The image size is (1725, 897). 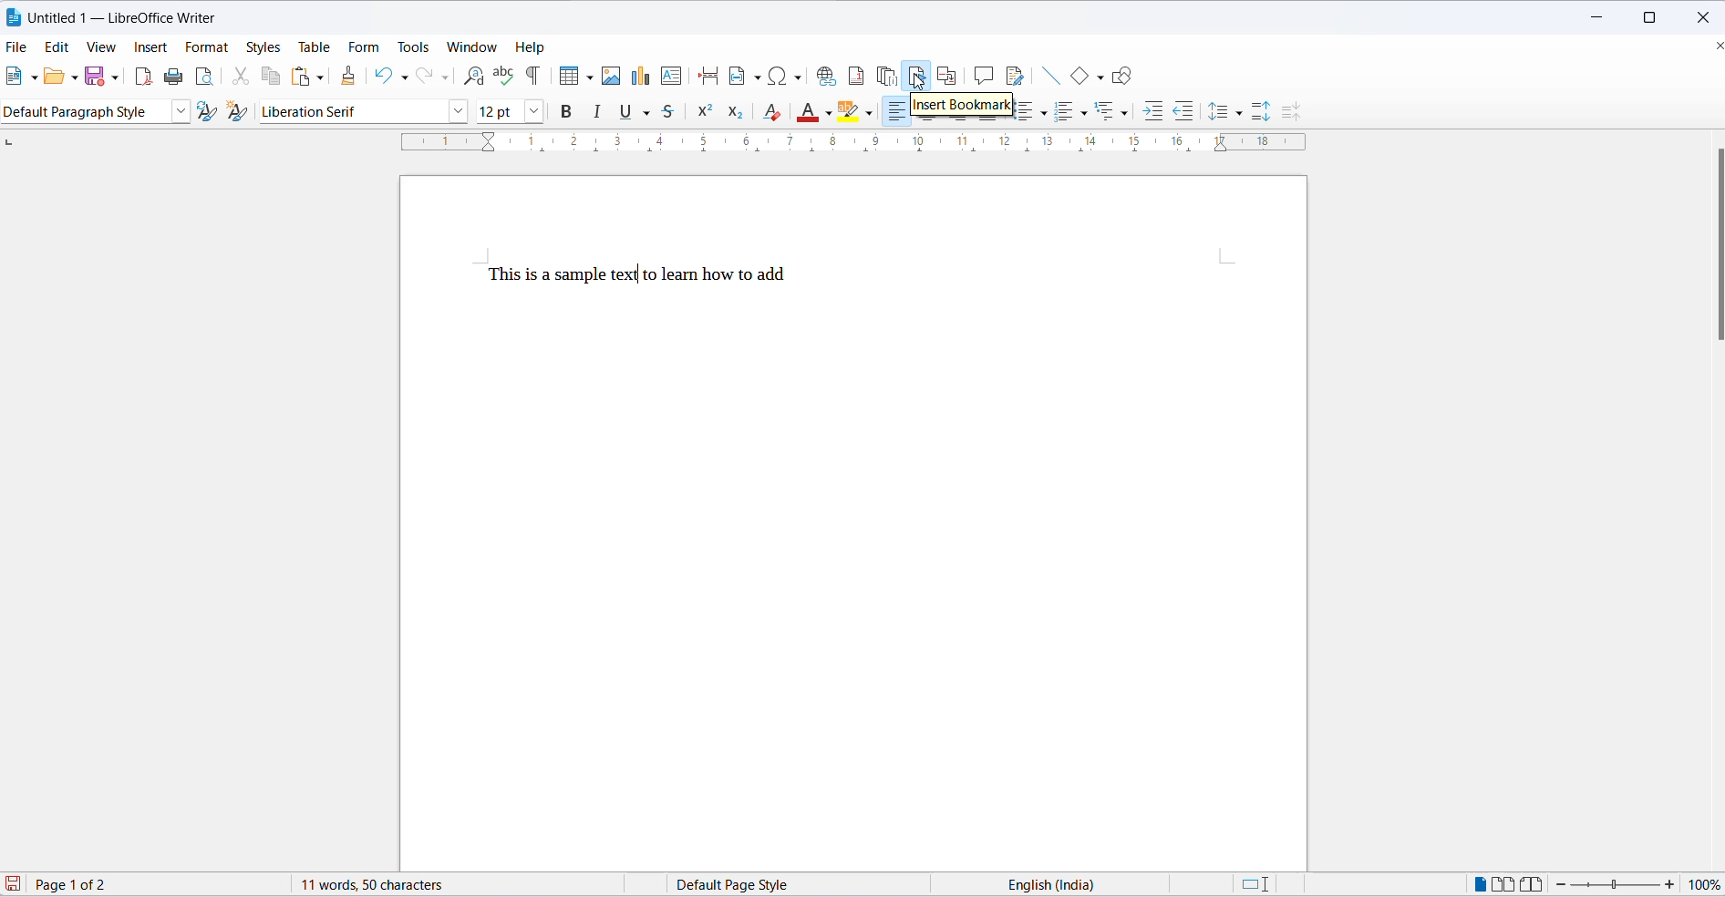 What do you see at coordinates (1151, 108) in the screenshot?
I see `increase indent` at bounding box center [1151, 108].